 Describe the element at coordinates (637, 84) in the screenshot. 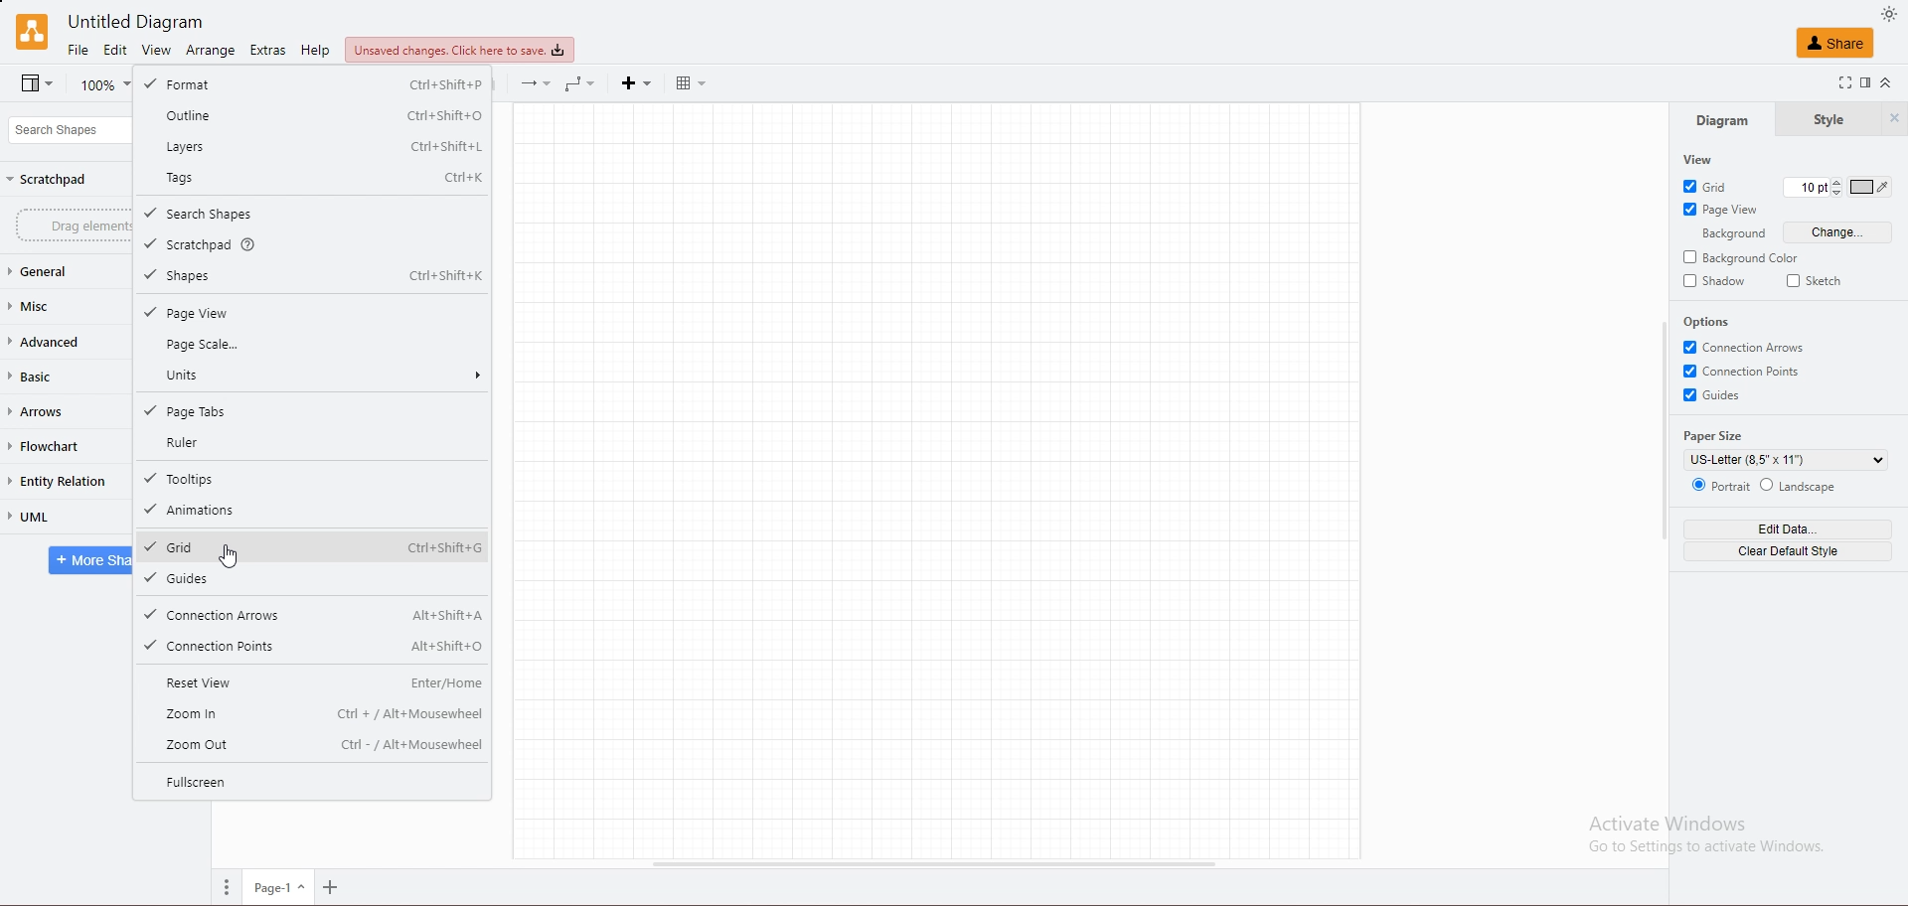

I see `insert` at that location.